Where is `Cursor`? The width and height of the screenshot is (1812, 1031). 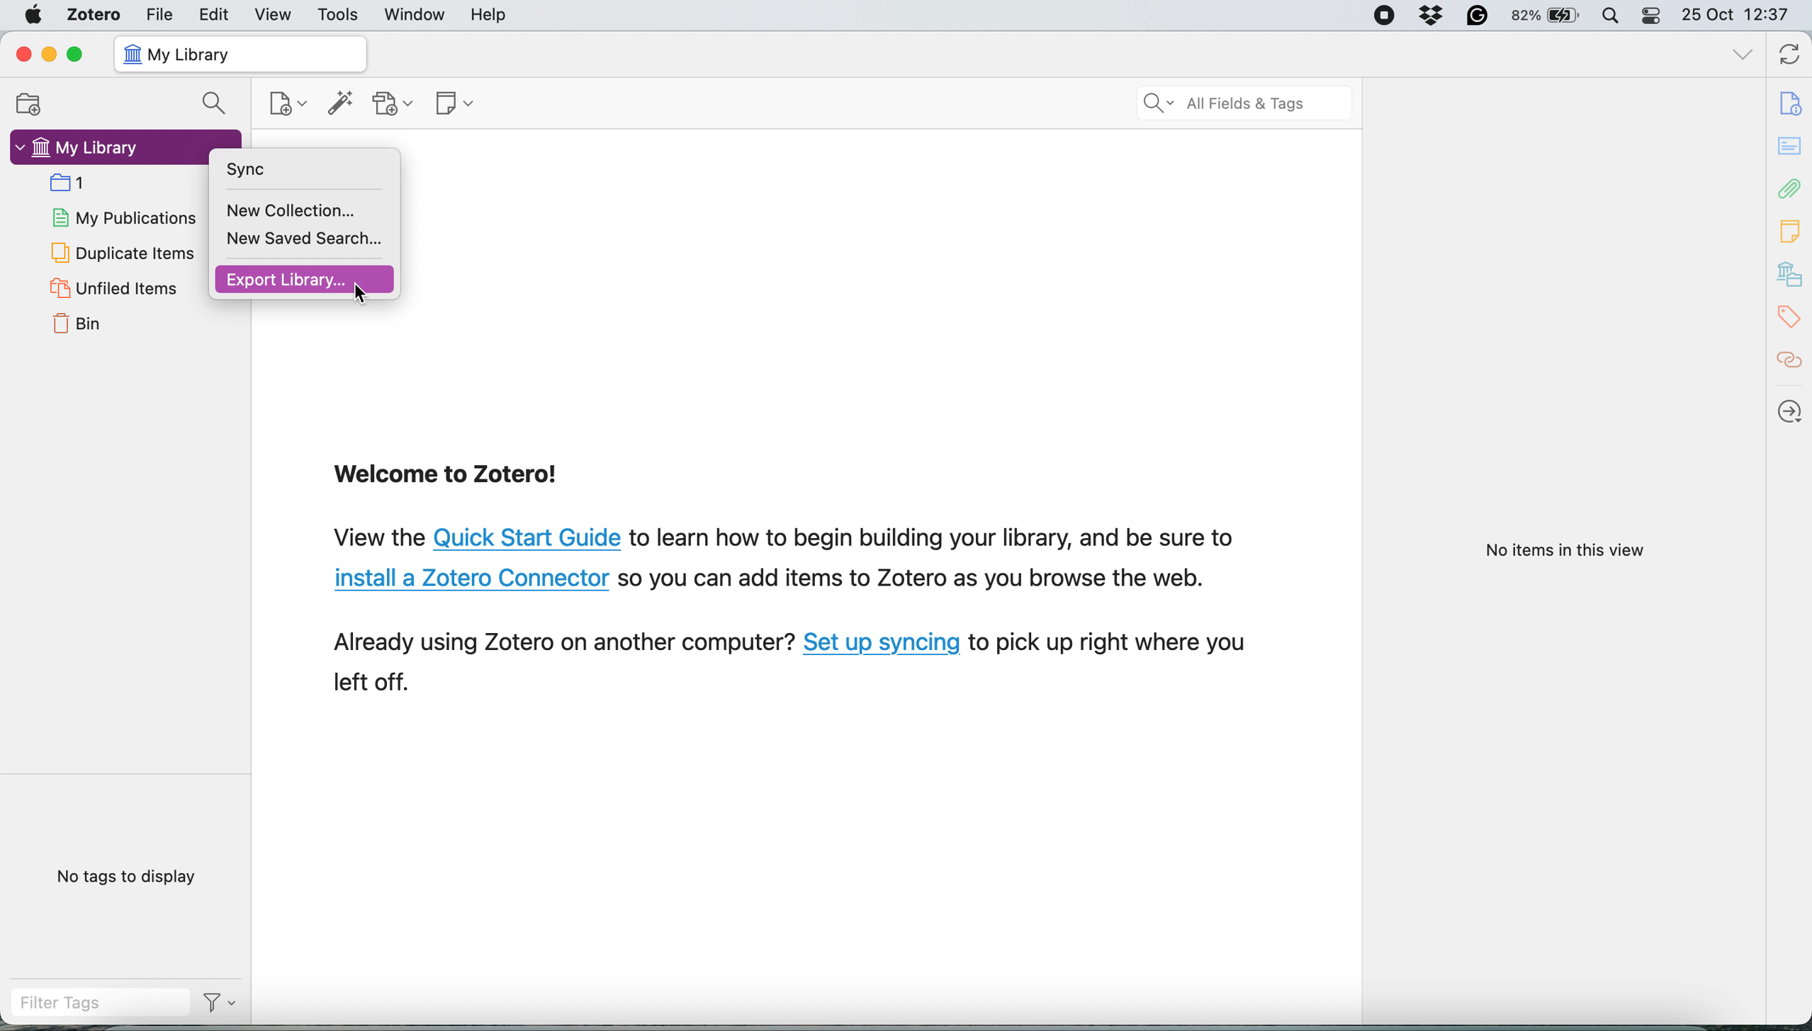 Cursor is located at coordinates (363, 296).